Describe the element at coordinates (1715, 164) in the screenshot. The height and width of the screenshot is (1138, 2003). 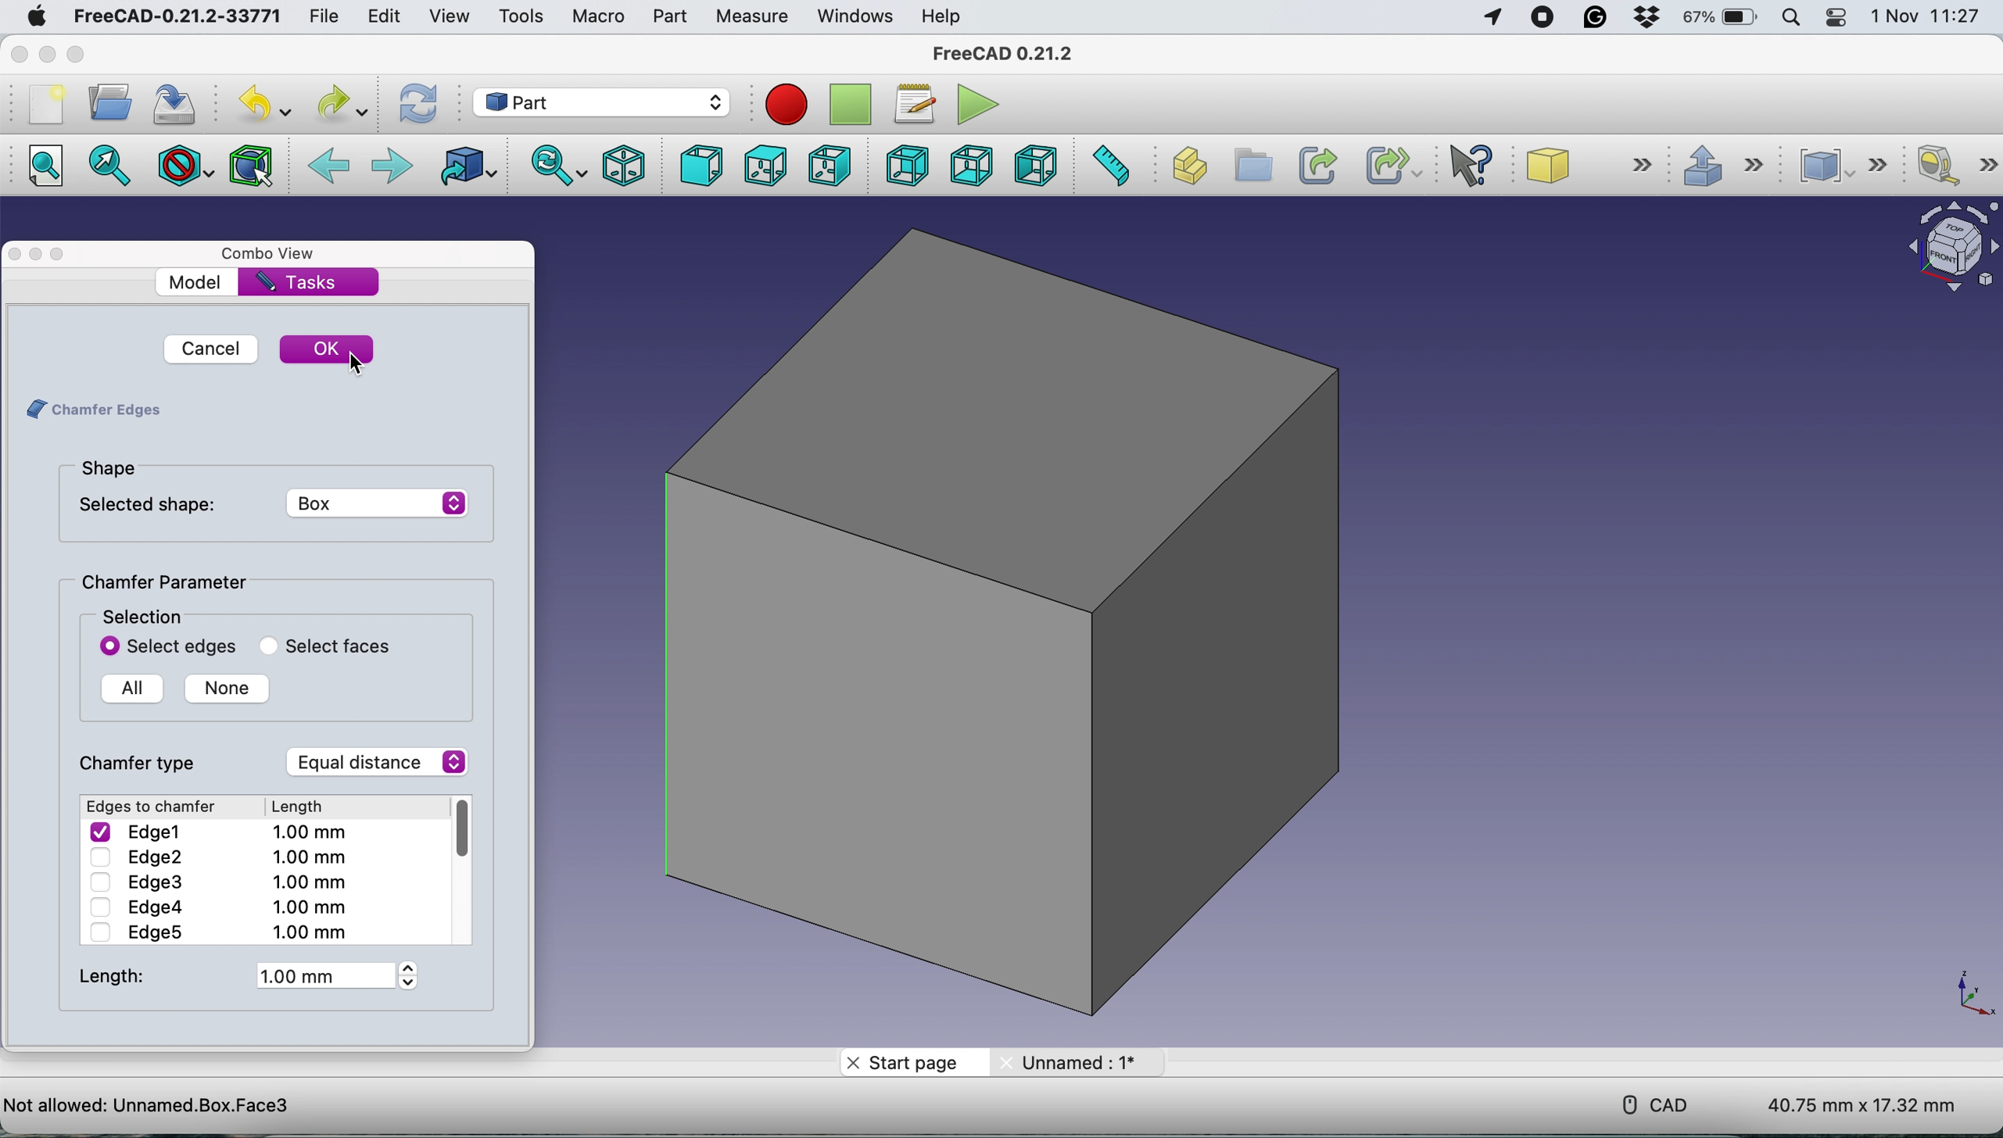
I see `extrude` at that location.